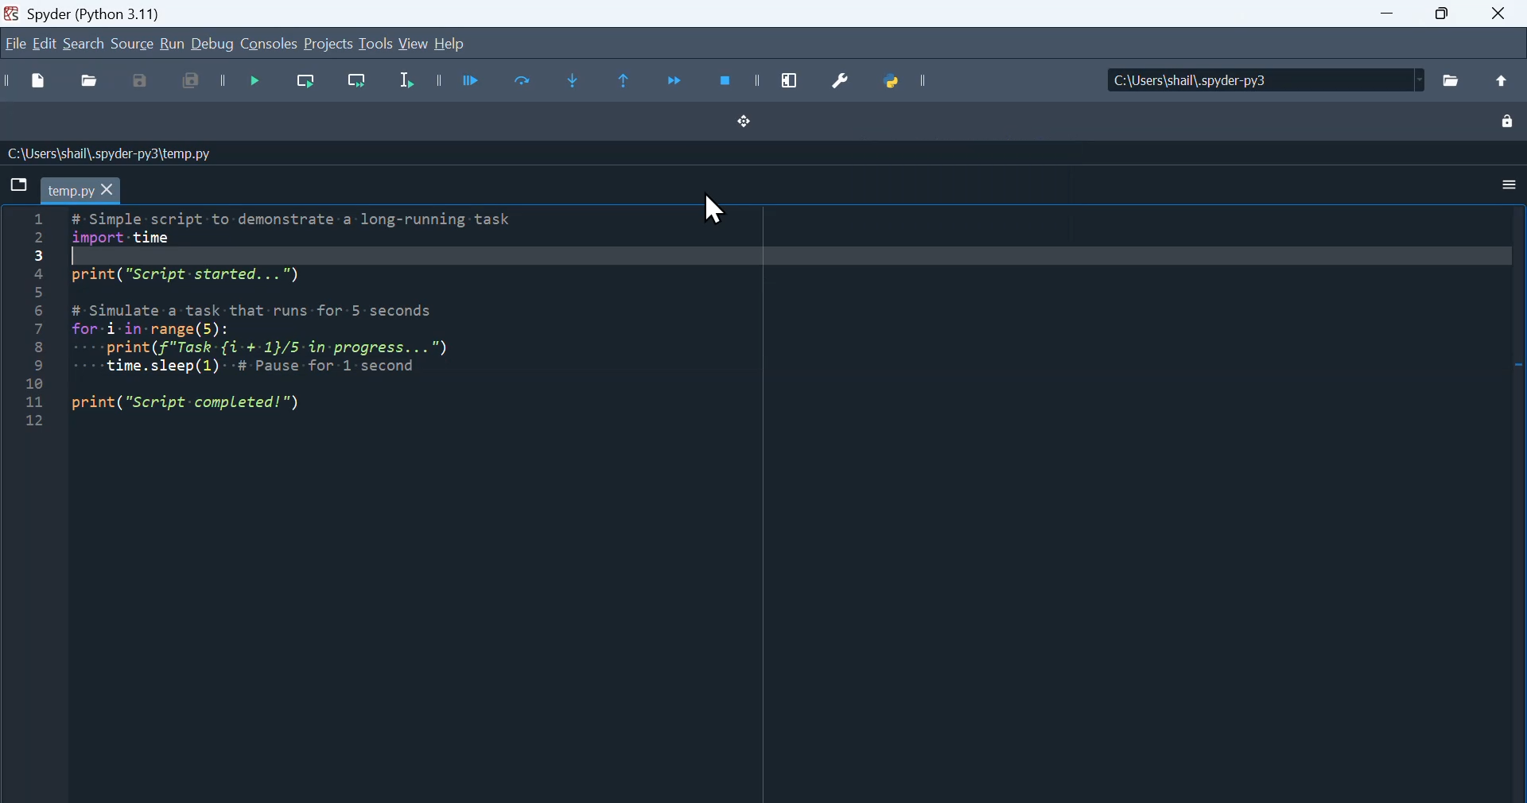 This screenshot has height=803, width=1527. What do you see at coordinates (131, 45) in the screenshot?
I see `Source` at bounding box center [131, 45].